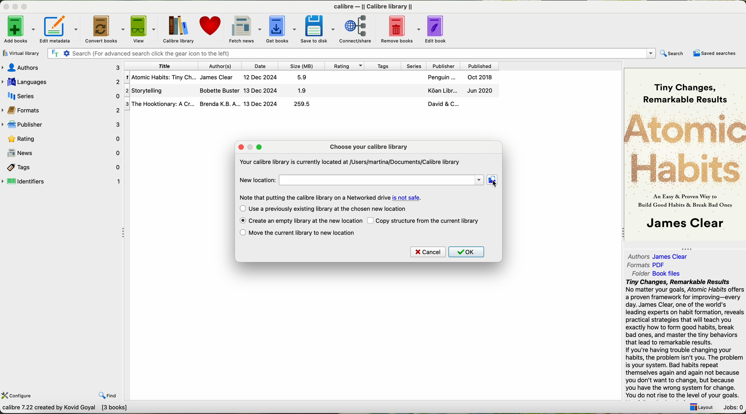 Image resolution: width=746 pixels, height=414 pixels. What do you see at coordinates (412, 65) in the screenshot?
I see `series` at bounding box center [412, 65].